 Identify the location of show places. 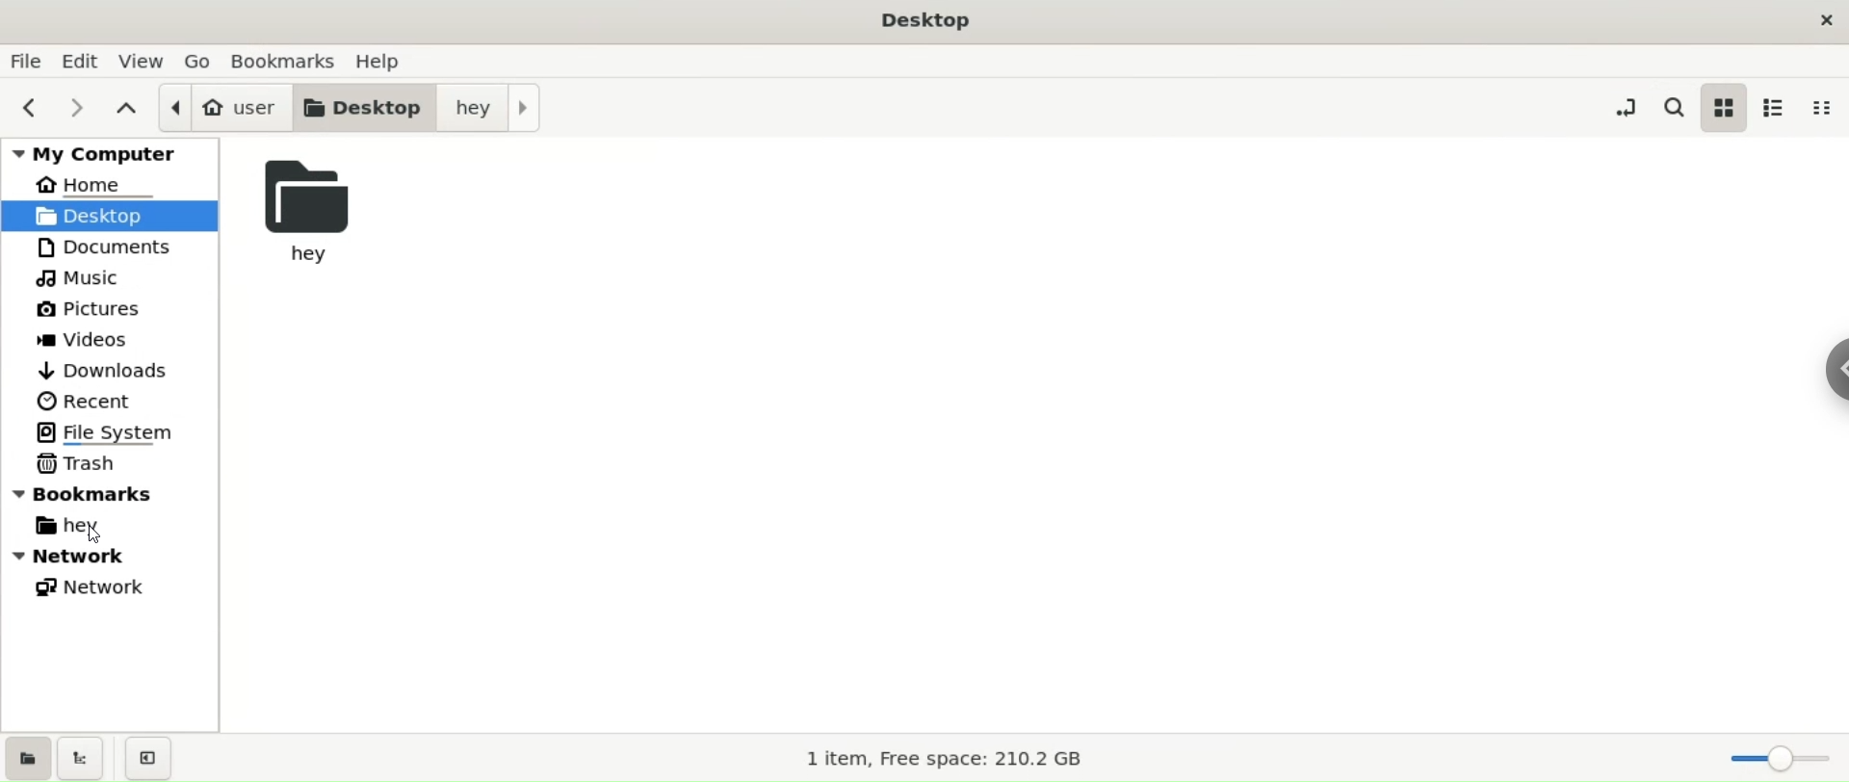
(33, 759).